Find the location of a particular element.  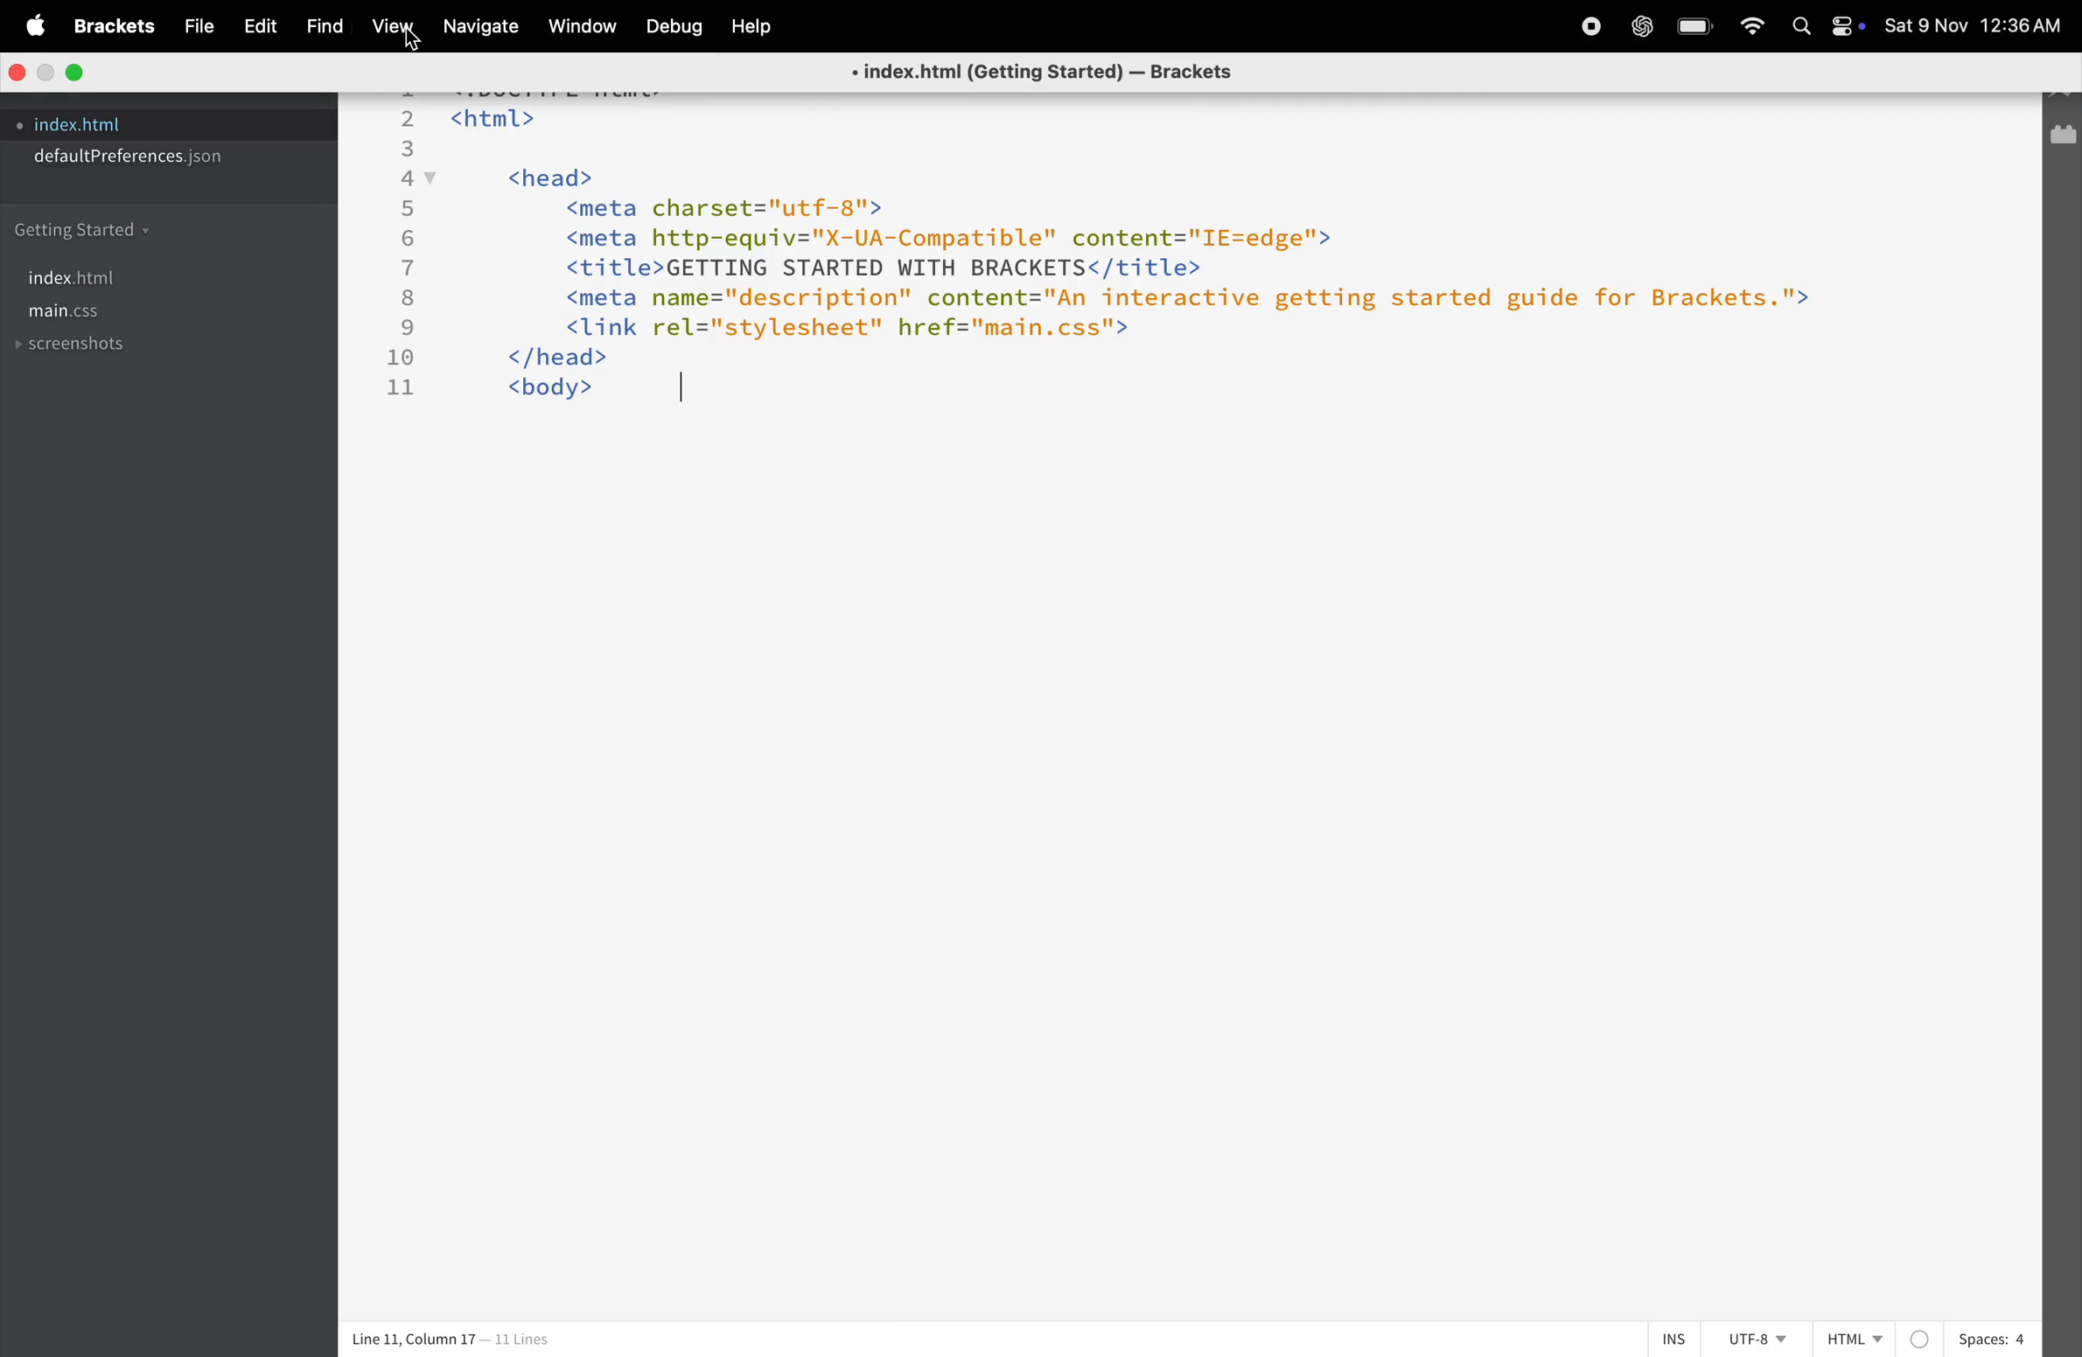

record is located at coordinates (1580, 29).